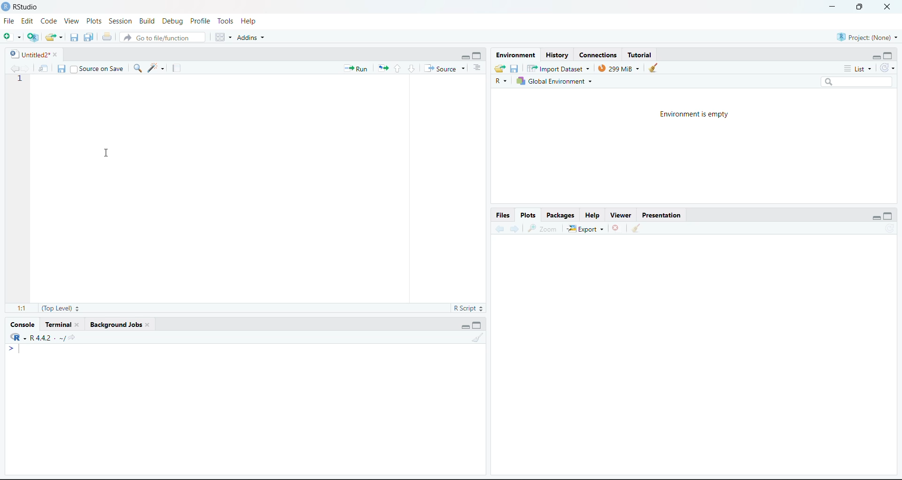 The height and width of the screenshot is (480, 902). I want to click on Presentation, so click(662, 215).